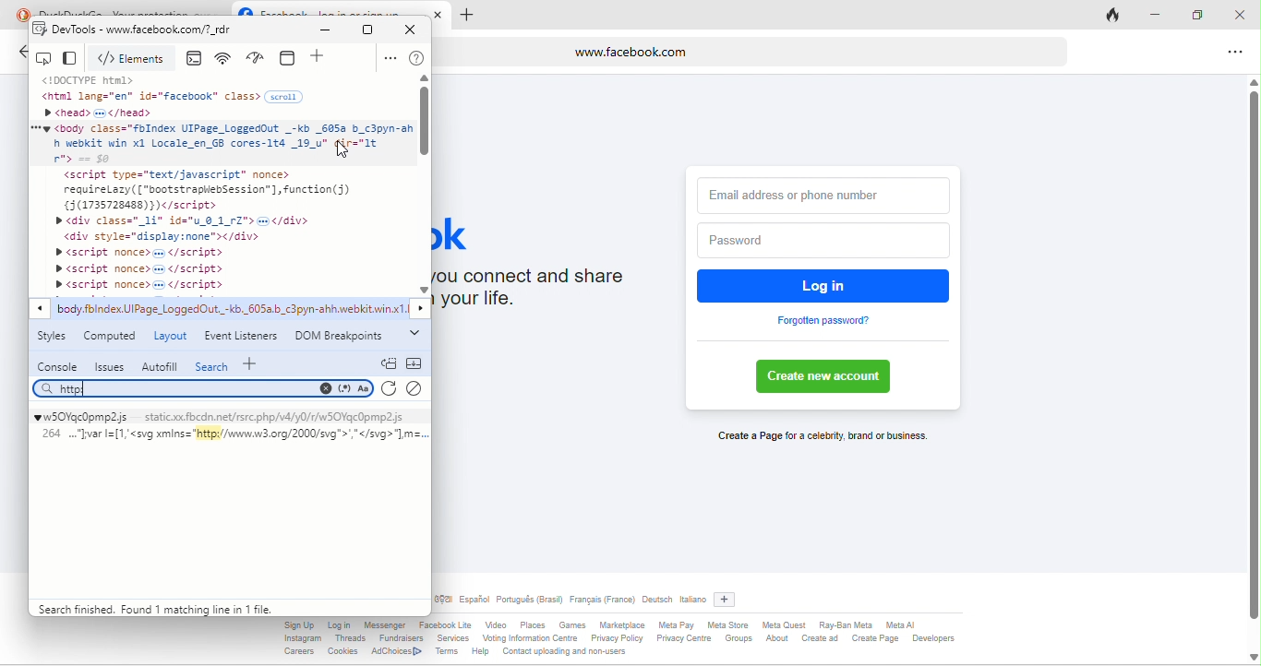  What do you see at coordinates (415, 29) in the screenshot?
I see `close` at bounding box center [415, 29].